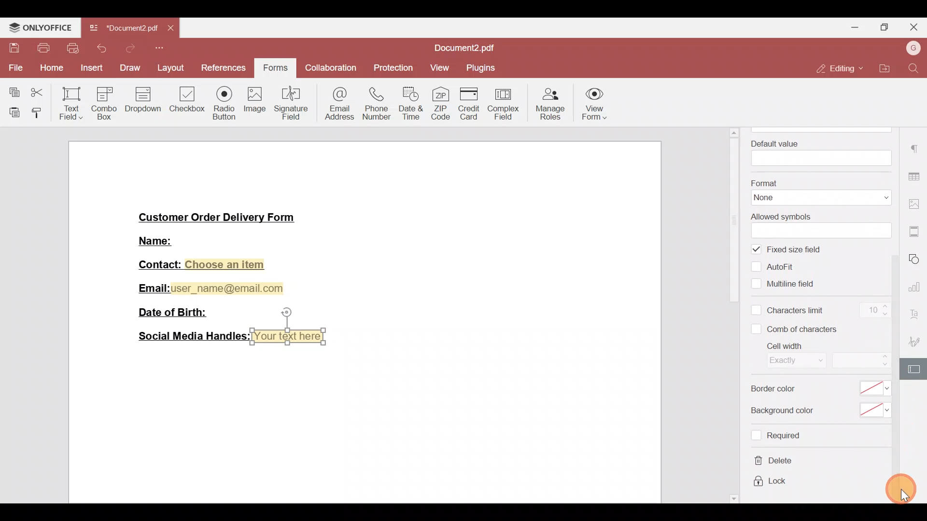  I want to click on Find, so click(914, 69).